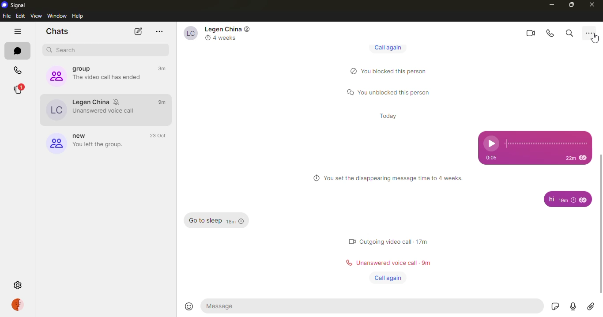 The width and height of the screenshot is (603, 317). Describe the element at coordinates (20, 15) in the screenshot. I see `edit` at that location.